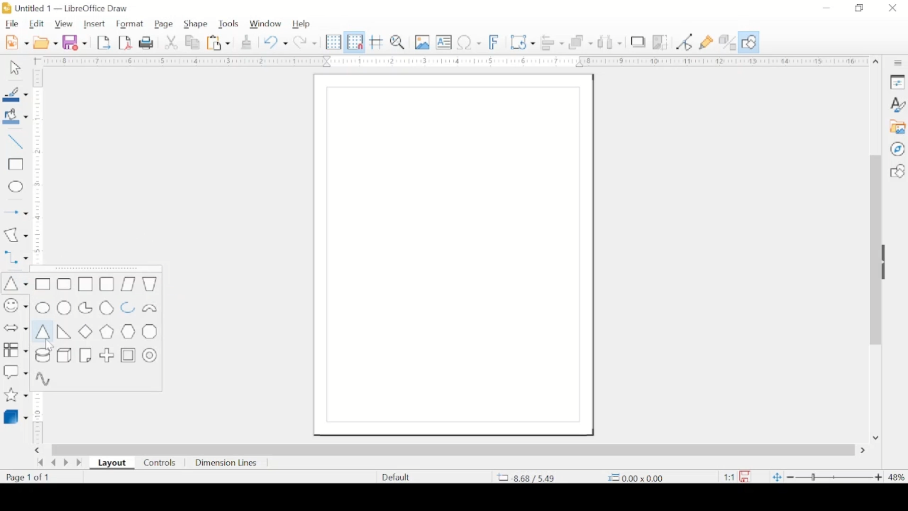  What do you see at coordinates (126, 43) in the screenshot?
I see `export directly as pdf` at bounding box center [126, 43].